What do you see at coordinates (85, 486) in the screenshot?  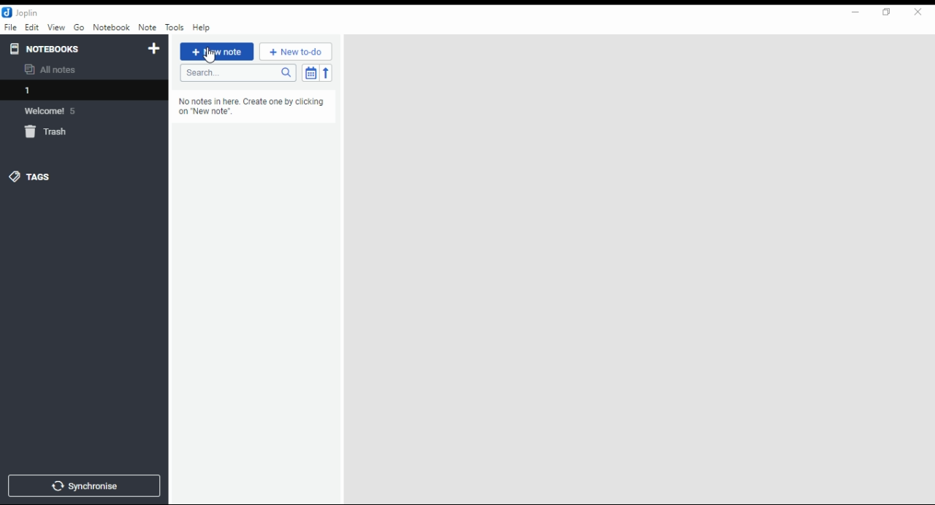 I see `synchronize` at bounding box center [85, 486].